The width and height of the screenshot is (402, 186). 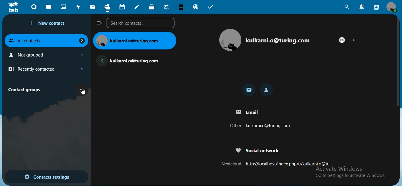 I want to click on photos, so click(x=64, y=6).